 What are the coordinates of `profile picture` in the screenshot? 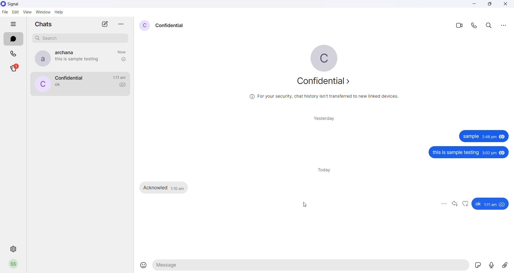 It's located at (328, 58).